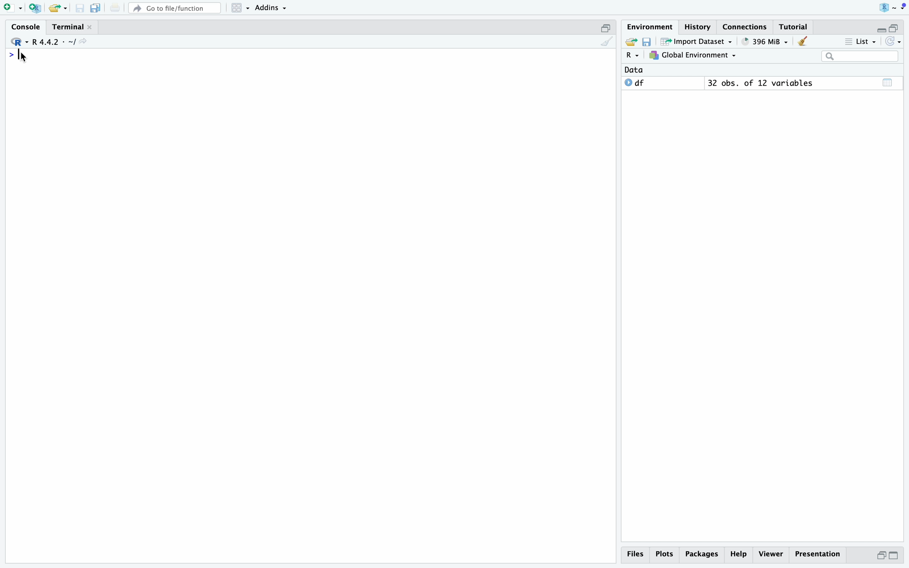 The image size is (909, 568). I want to click on logo, so click(891, 6).